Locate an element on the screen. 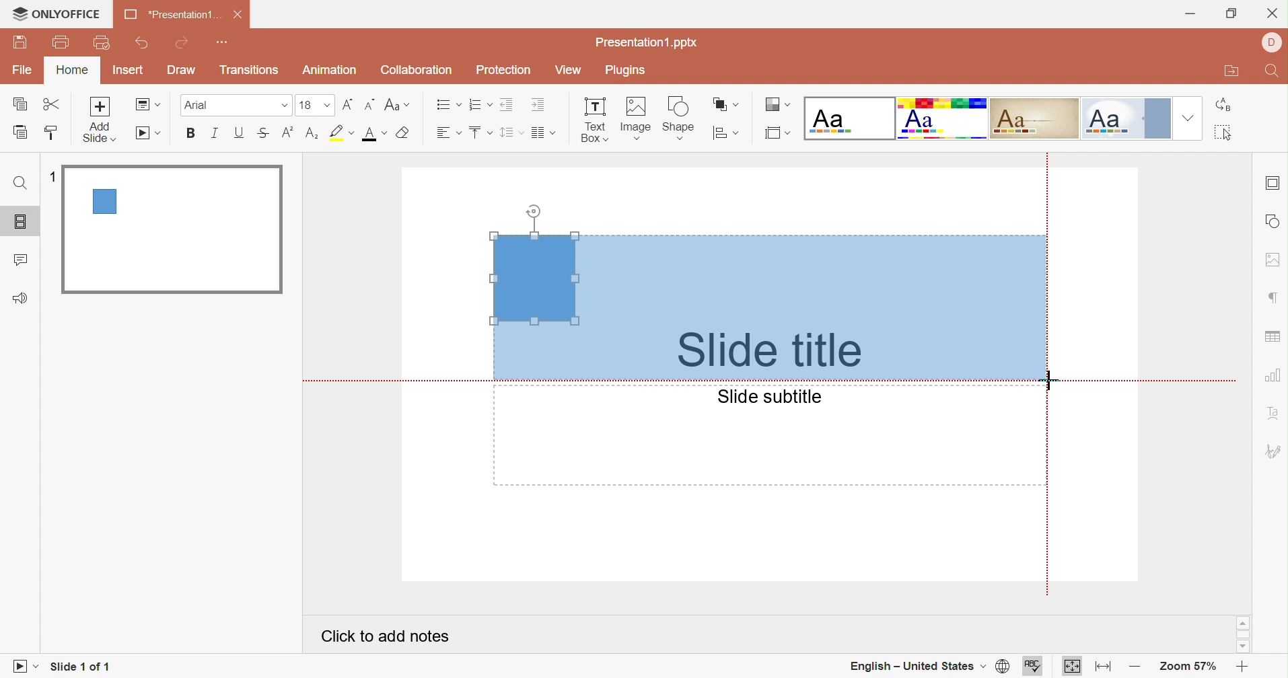  Text art settings is located at coordinates (1275, 412).